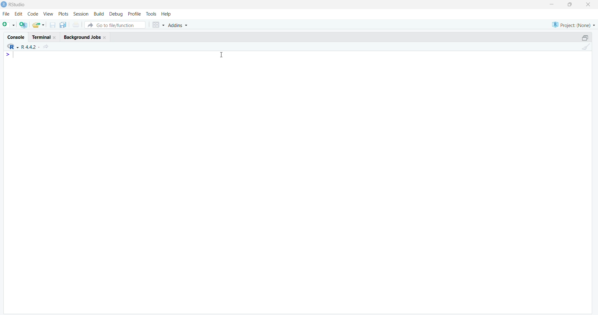 The width and height of the screenshot is (598, 315). What do you see at coordinates (9, 24) in the screenshot?
I see `New File` at bounding box center [9, 24].